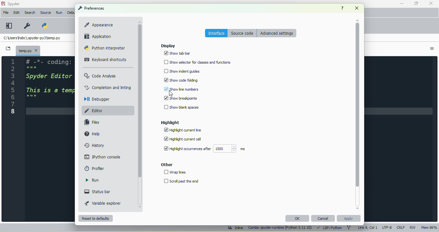 The width and height of the screenshot is (439, 232). I want to click on status bar, so click(98, 192).